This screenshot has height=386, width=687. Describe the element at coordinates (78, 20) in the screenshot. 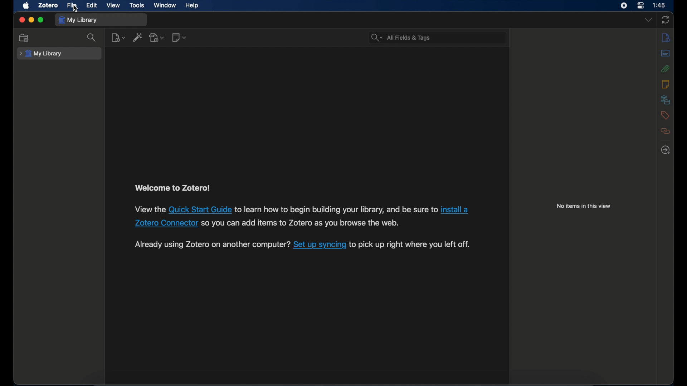

I see `my library` at that location.